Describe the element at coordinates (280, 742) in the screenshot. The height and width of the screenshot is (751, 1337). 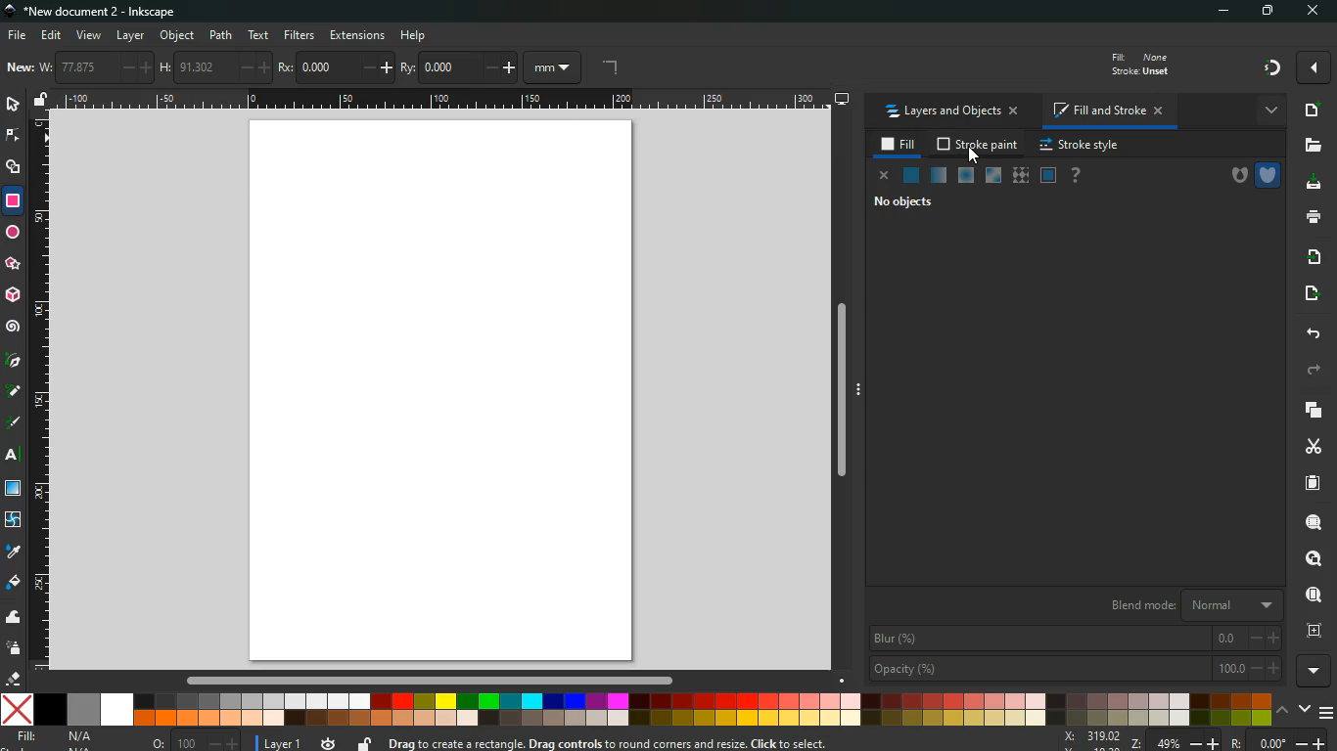
I see `layer` at that location.